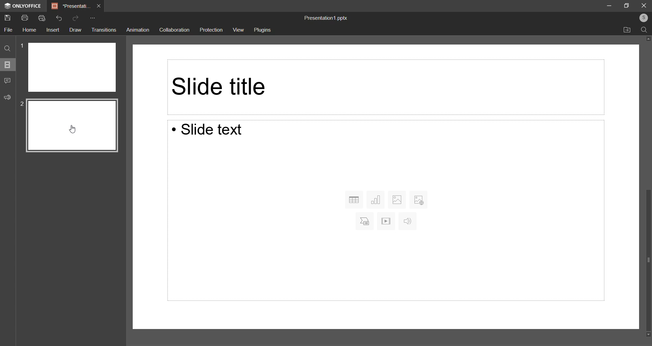 The height and width of the screenshot is (346, 652). Describe the element at coordinates (238, 30) in the screenshot. I see `View` at that location.